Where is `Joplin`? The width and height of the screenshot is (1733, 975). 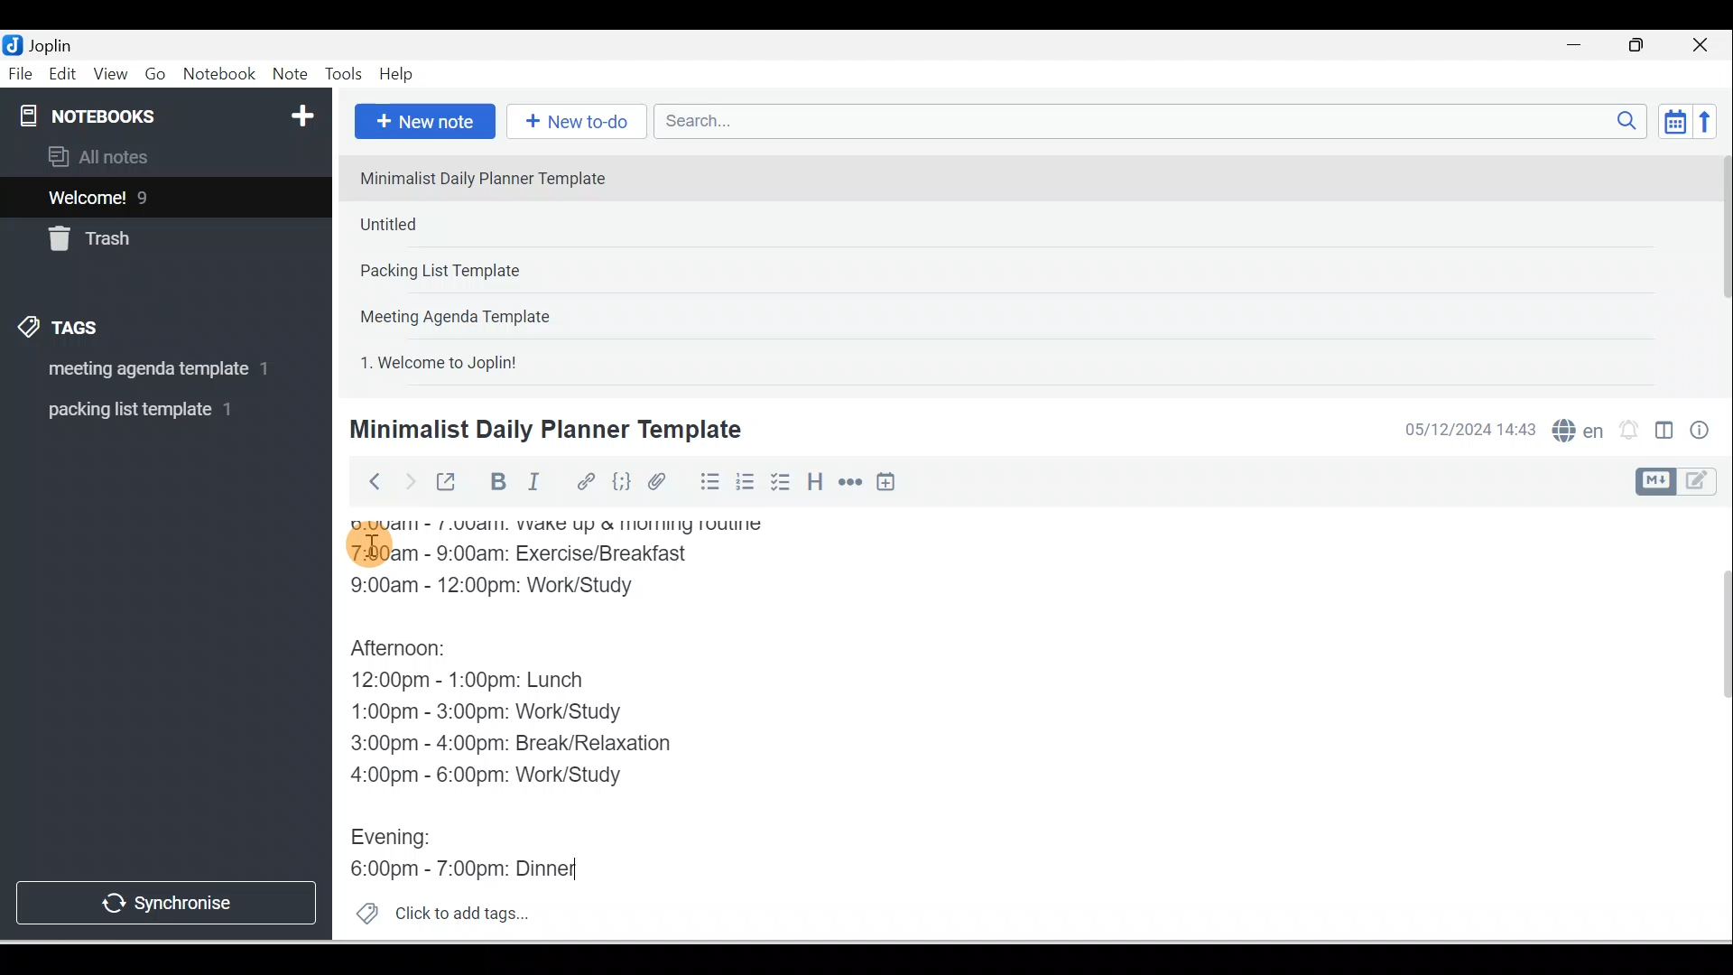
Joplin is located at coordinates (55, 43).